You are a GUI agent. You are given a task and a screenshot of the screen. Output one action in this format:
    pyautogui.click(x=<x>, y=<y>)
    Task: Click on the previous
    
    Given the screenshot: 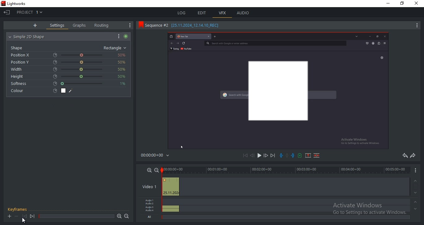 What is the action you would take?
    pyautogui.click(x=25, y=216)
    